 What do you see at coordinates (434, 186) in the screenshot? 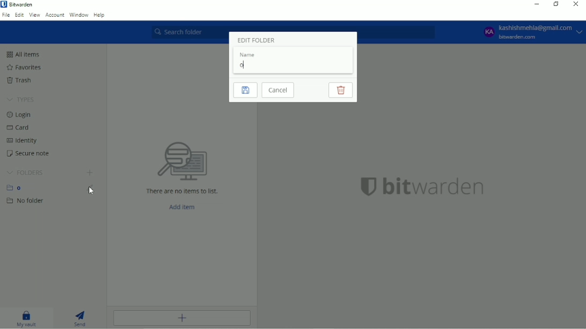
I see `bitwarden` at bounding box center [434, 186].